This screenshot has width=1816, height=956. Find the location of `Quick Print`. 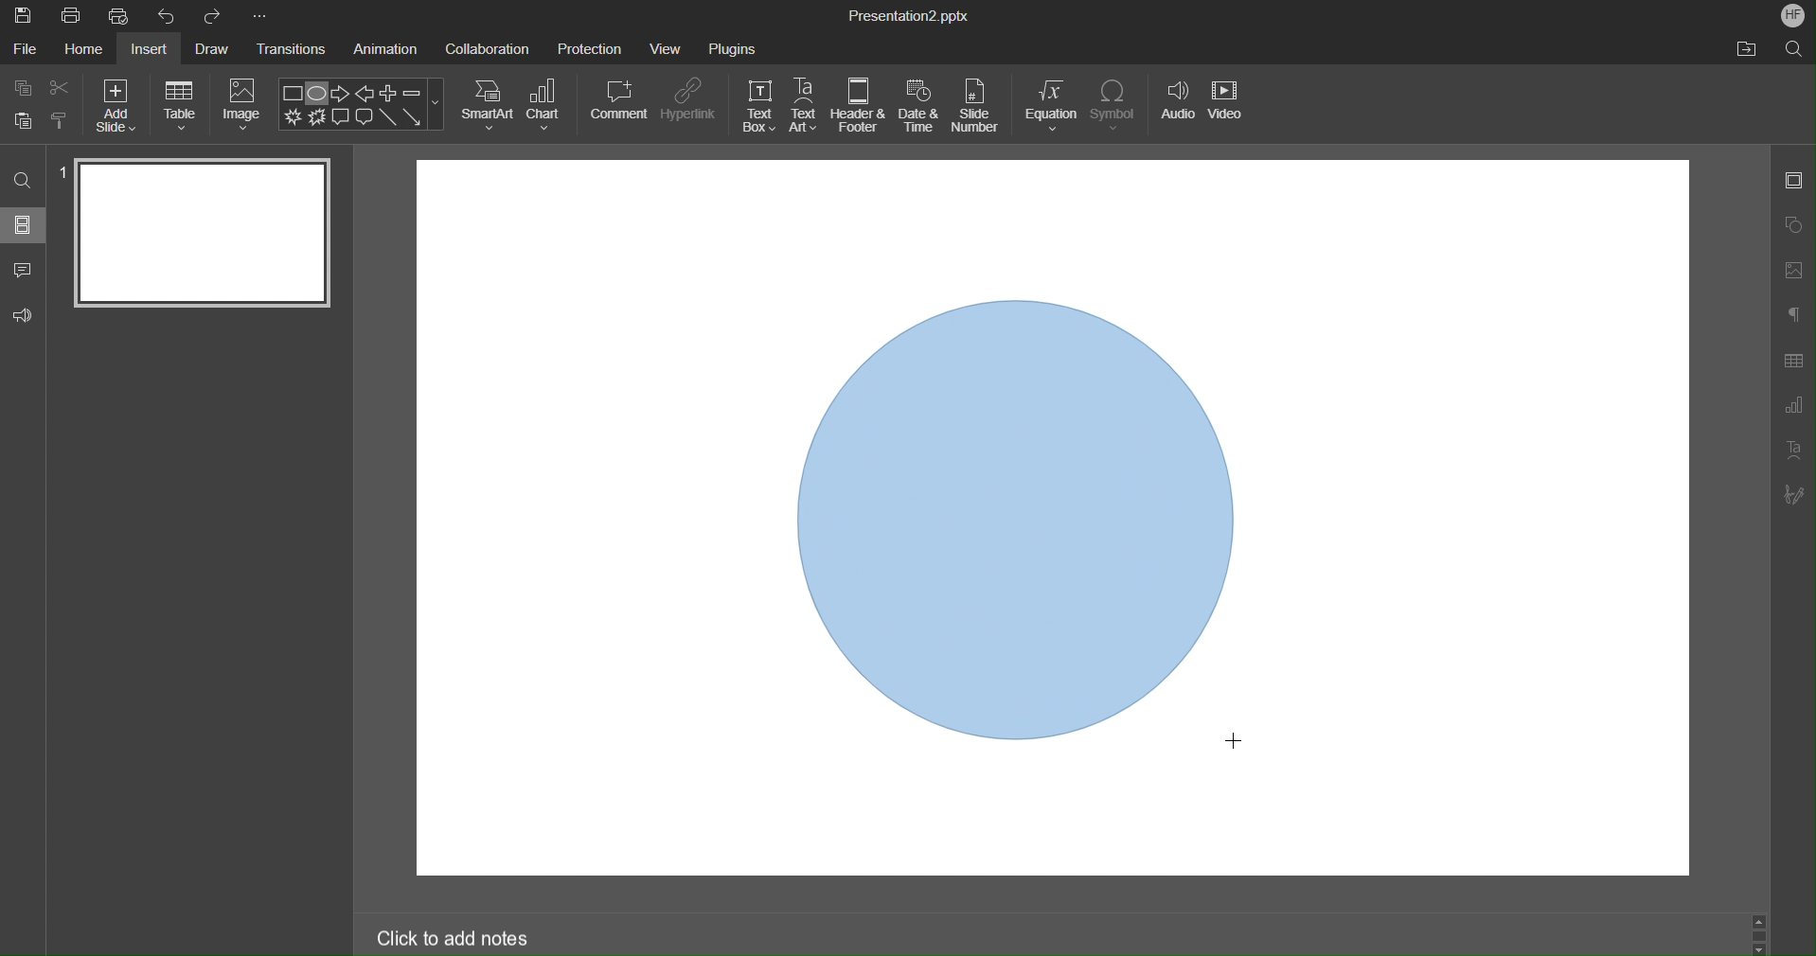

Quick Print is located at coordinates (124, 17).